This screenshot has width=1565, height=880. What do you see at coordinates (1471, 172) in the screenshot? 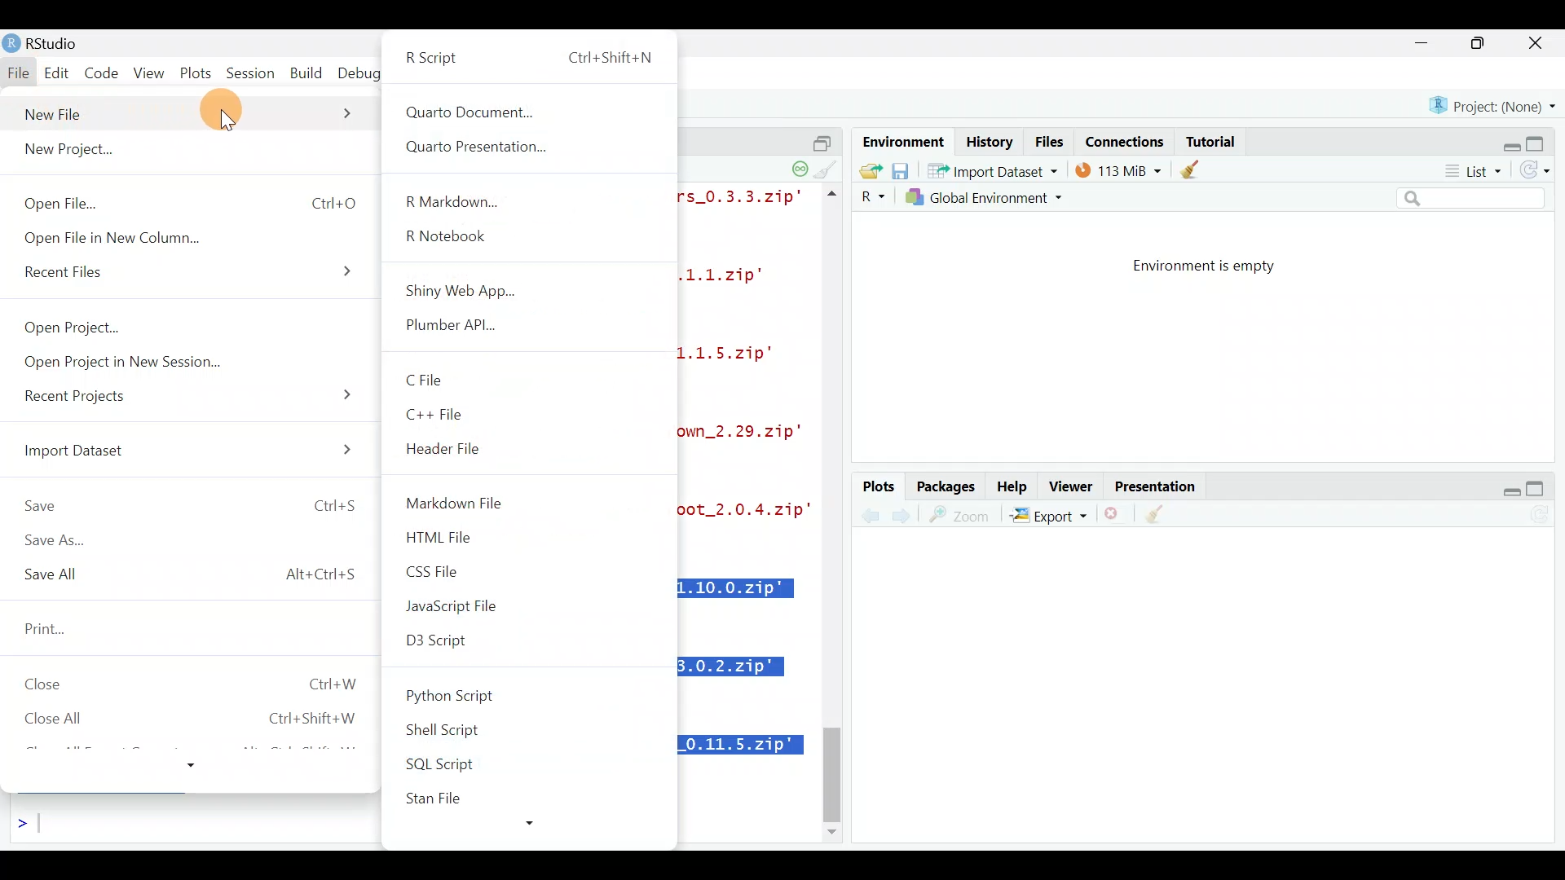
I see `List` at bounding box center [1471, 172].